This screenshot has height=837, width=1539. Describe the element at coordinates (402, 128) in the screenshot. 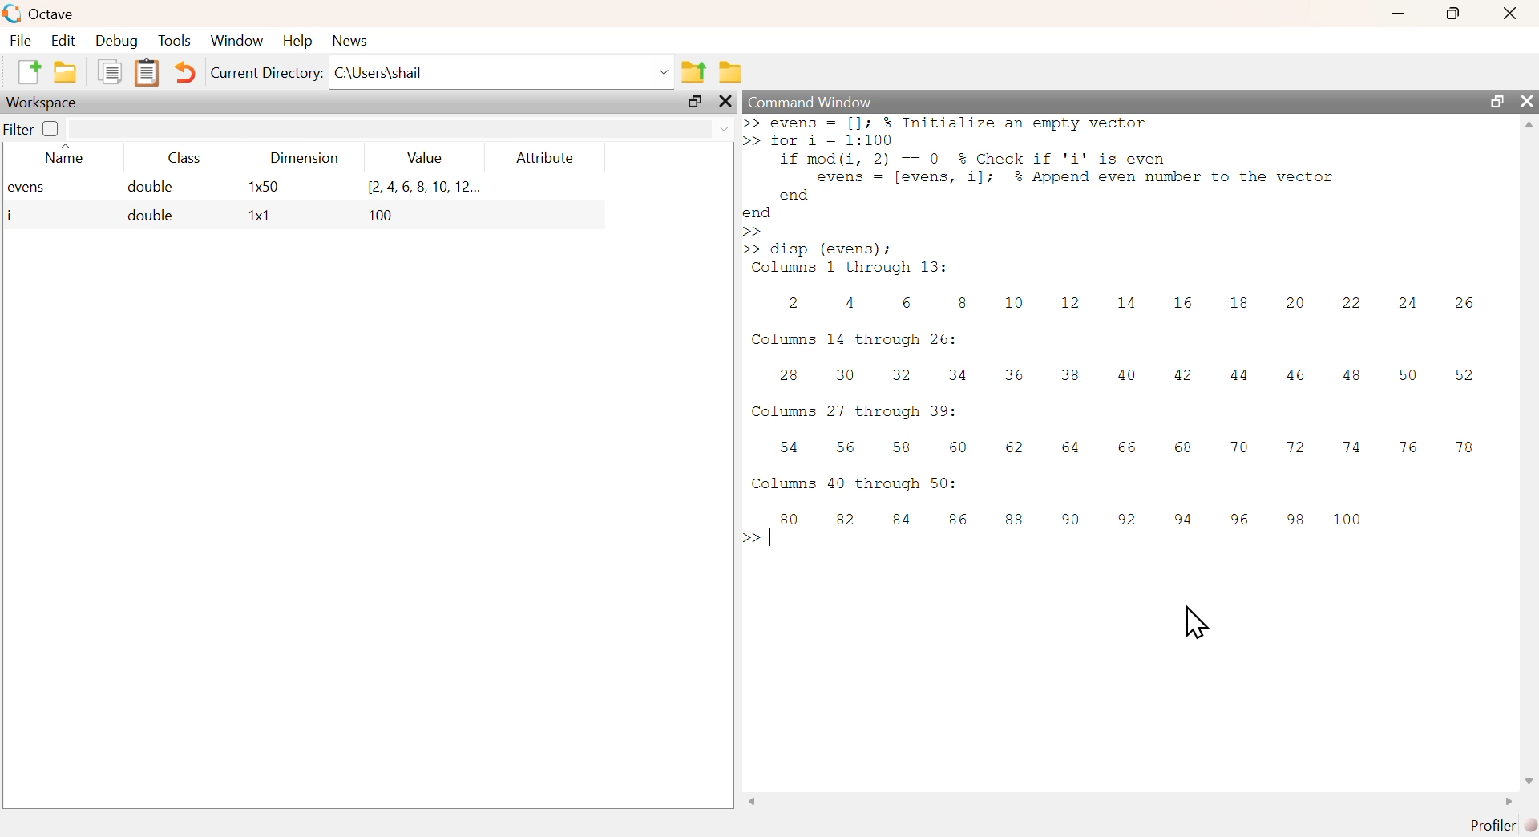

I see `filter` at that location.